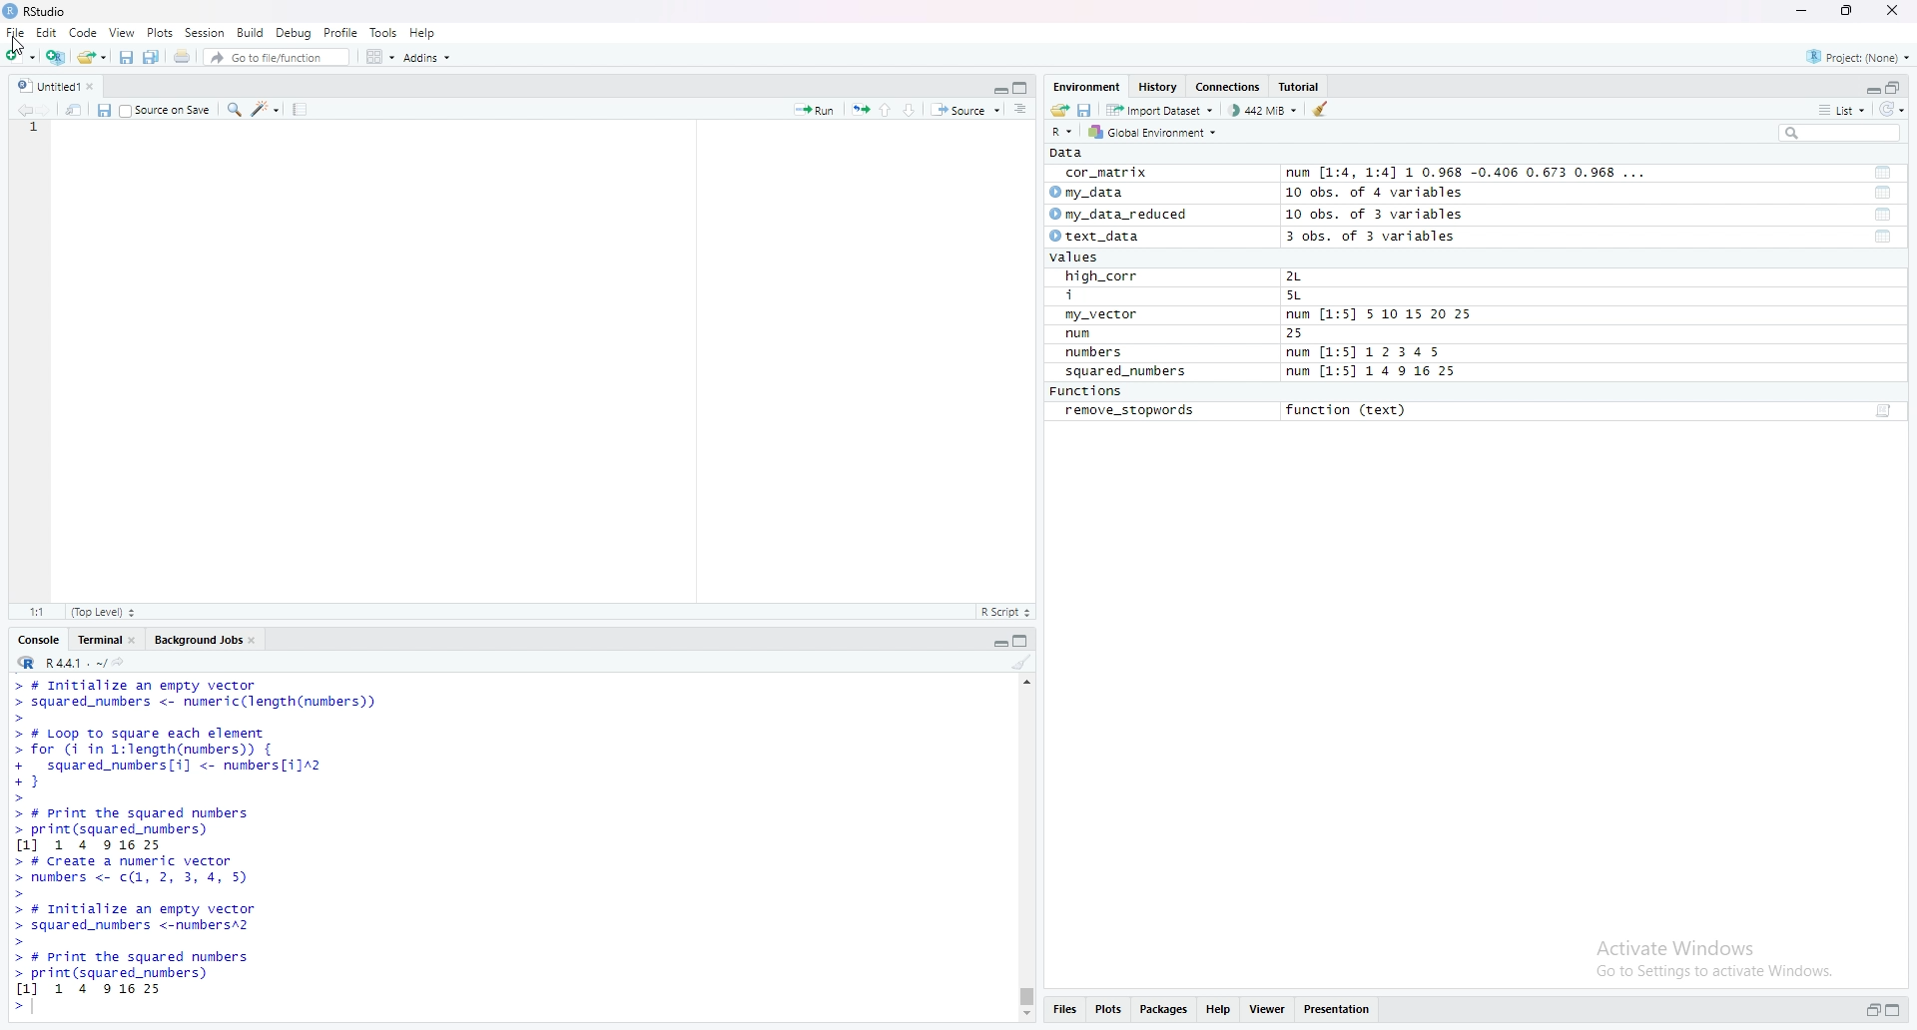  What do you see at coordinates (19, 110) in the screenshot?
I see `Move back` at bounding box center [19, 110].